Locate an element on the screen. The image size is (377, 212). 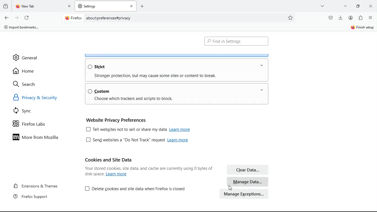
search is located at coordinates (28, 84).